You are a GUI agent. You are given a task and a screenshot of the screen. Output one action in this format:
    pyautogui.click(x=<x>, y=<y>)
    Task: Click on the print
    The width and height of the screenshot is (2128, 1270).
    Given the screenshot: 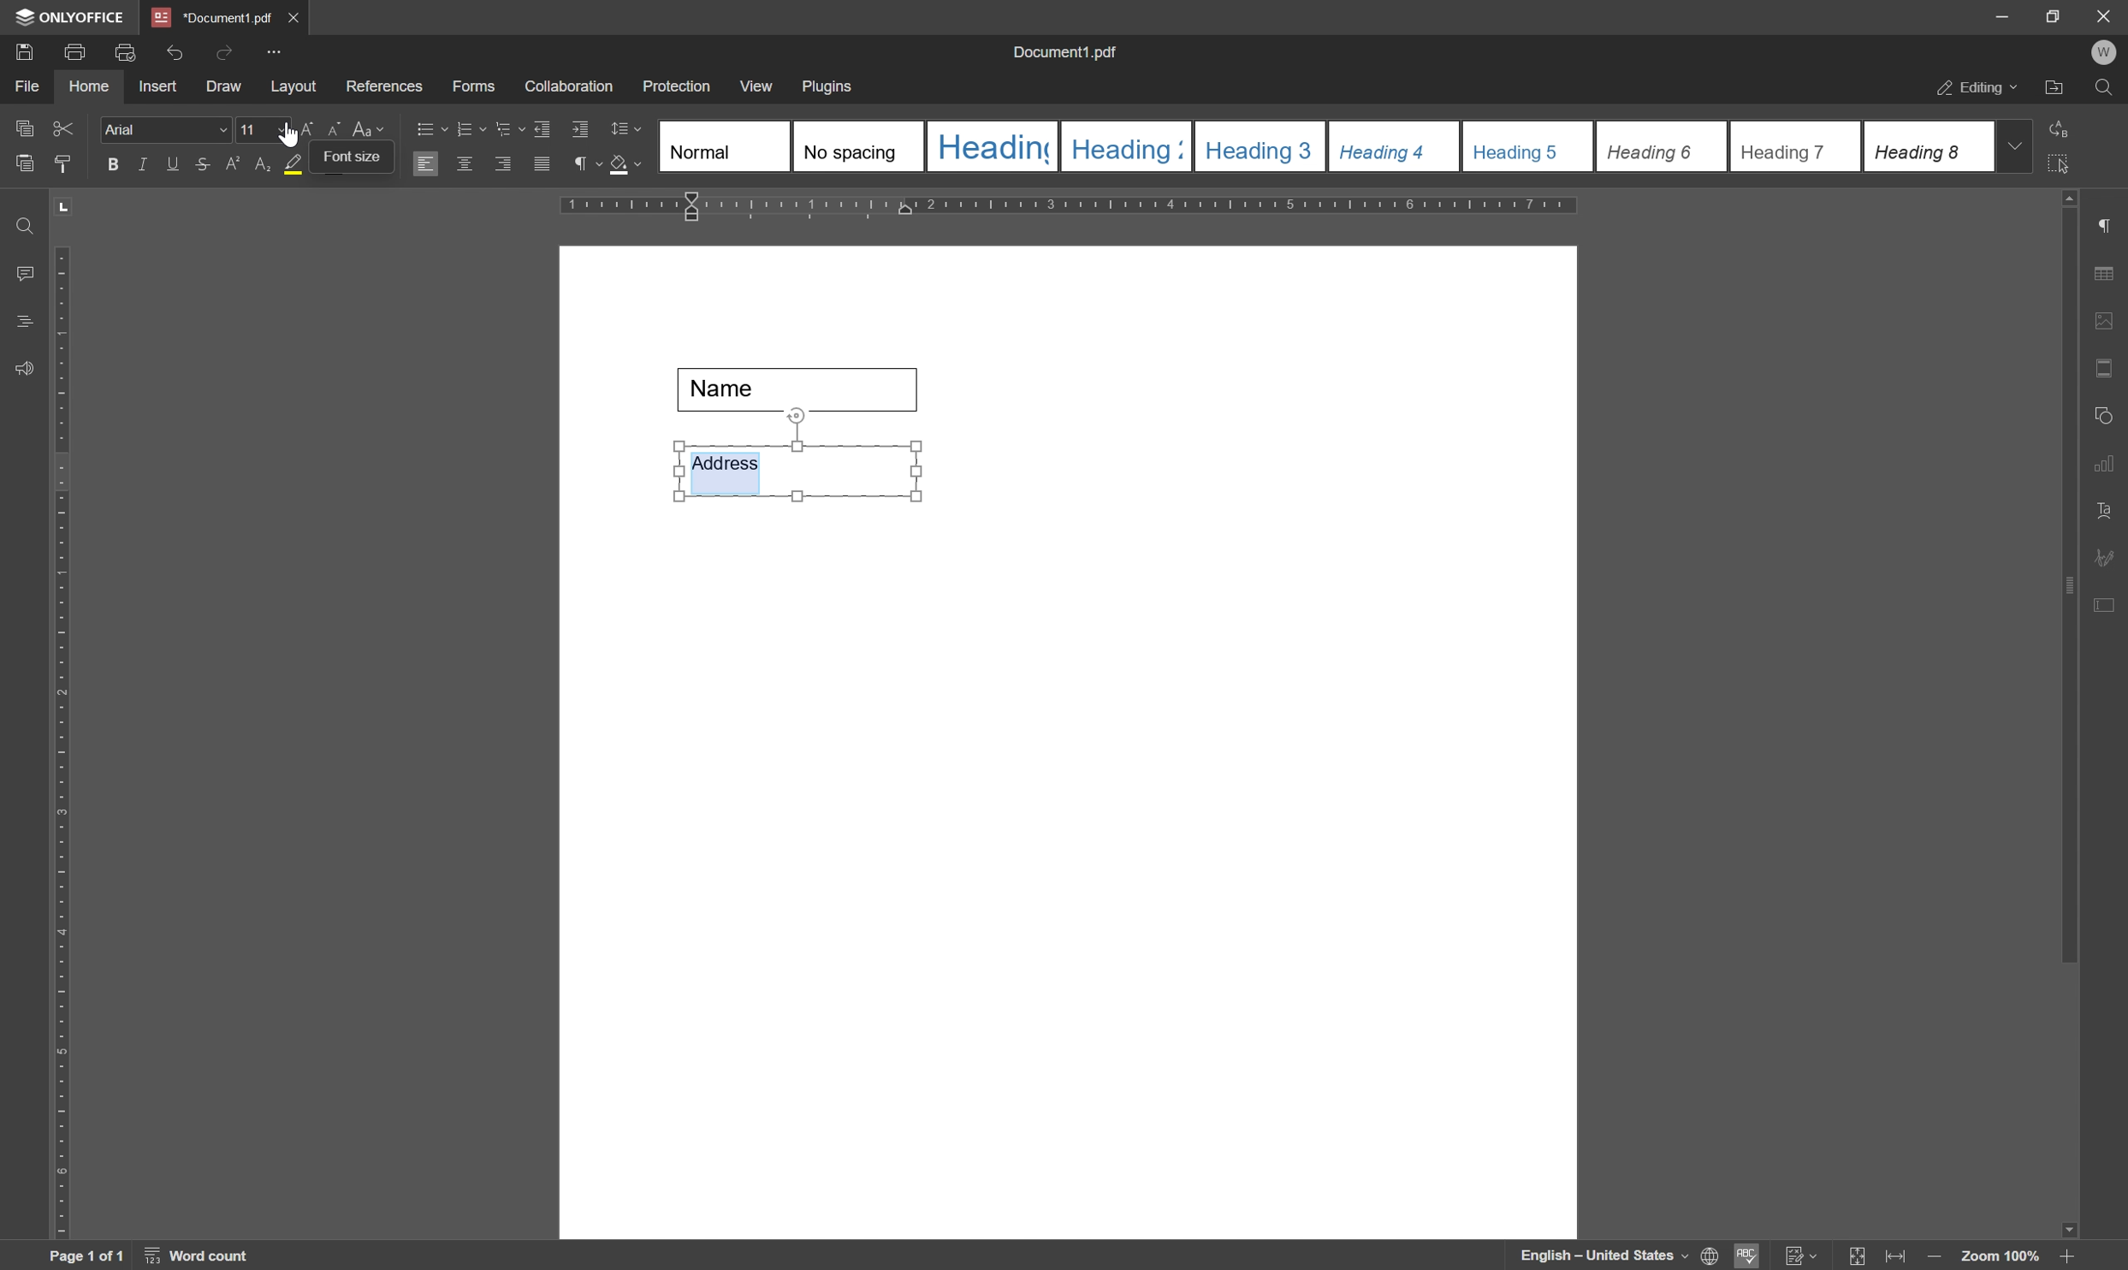 What is the action you would take?
    pyautogui.click(x=74, y=52)
    